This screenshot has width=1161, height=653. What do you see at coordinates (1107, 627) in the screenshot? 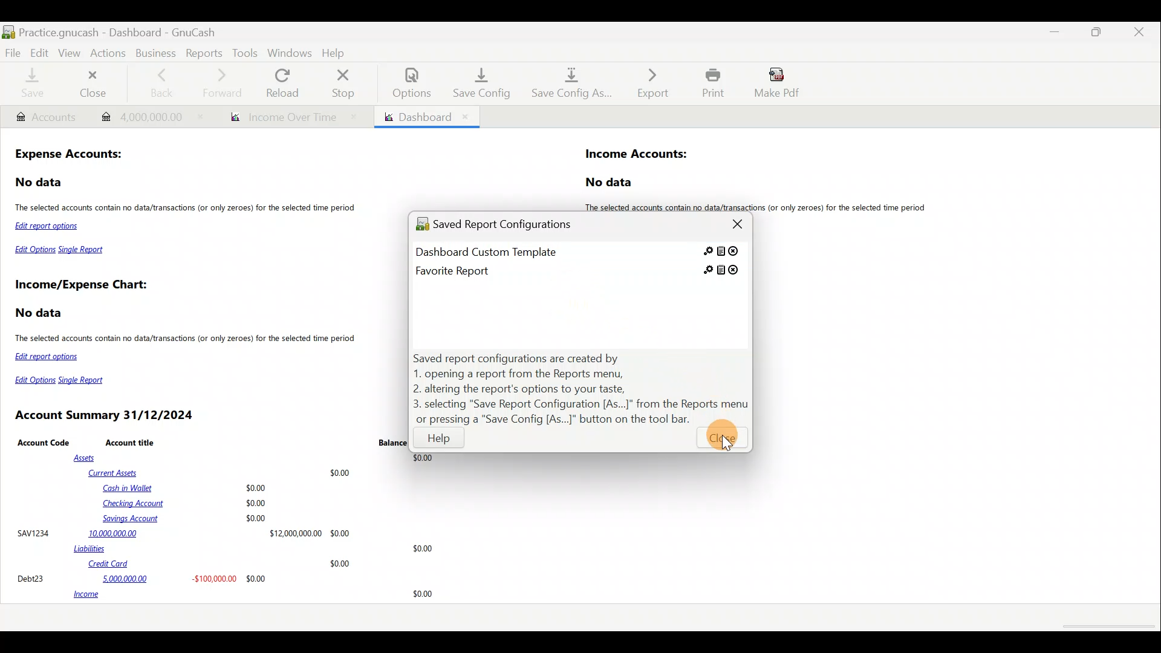
I see `scroll` at bounding box center [1107, 627].